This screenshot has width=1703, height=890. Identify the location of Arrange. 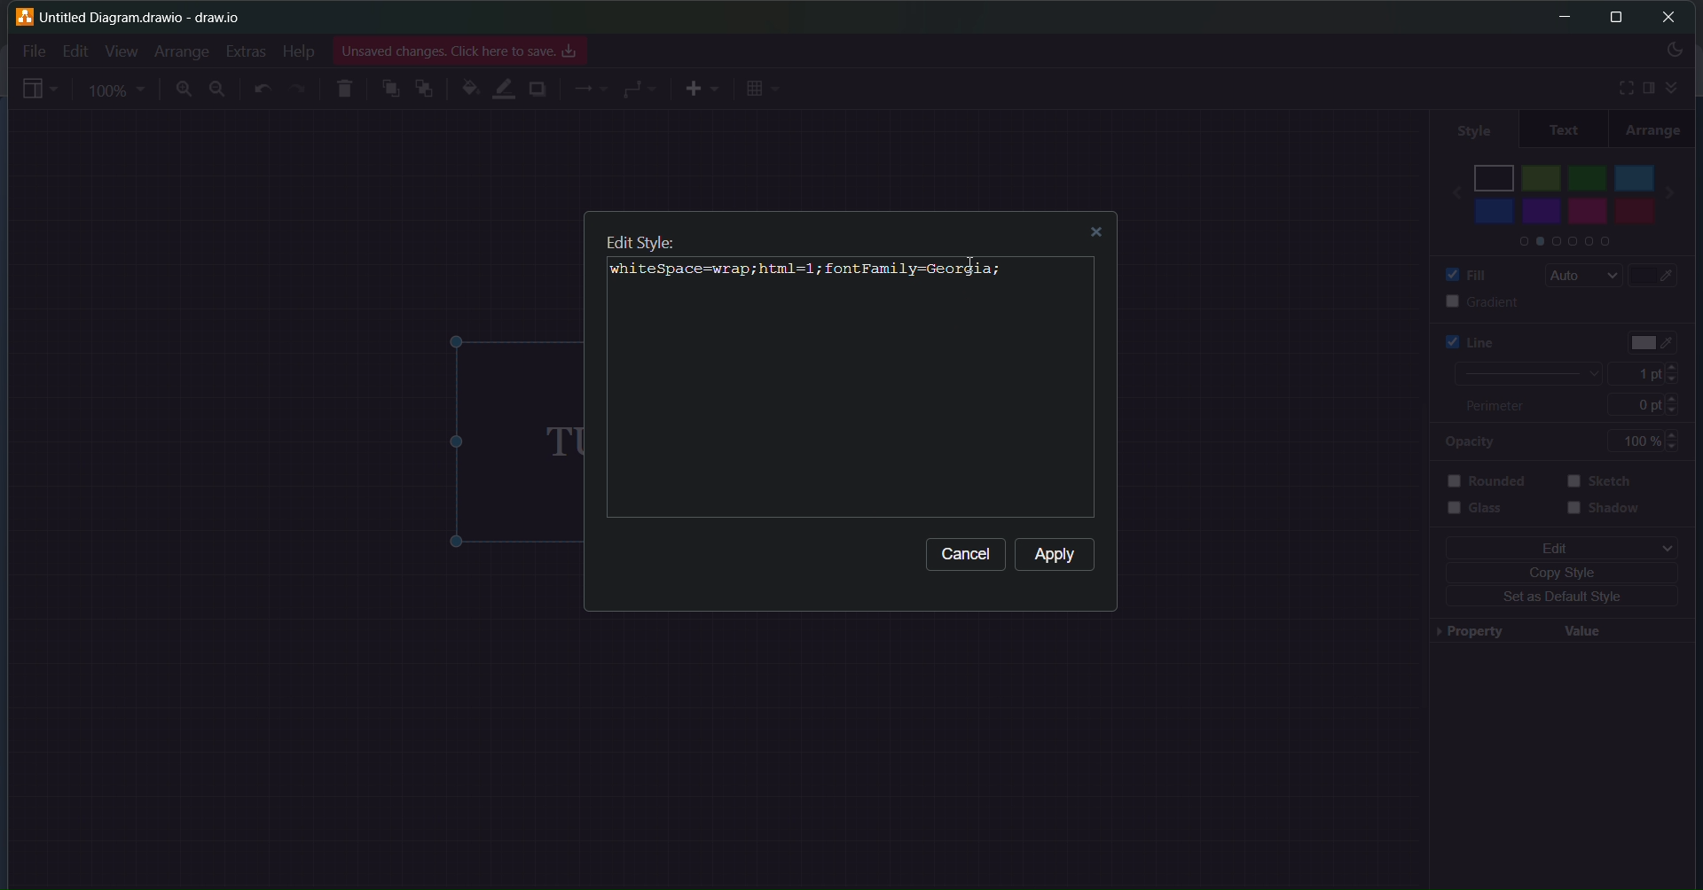
(182, 51).